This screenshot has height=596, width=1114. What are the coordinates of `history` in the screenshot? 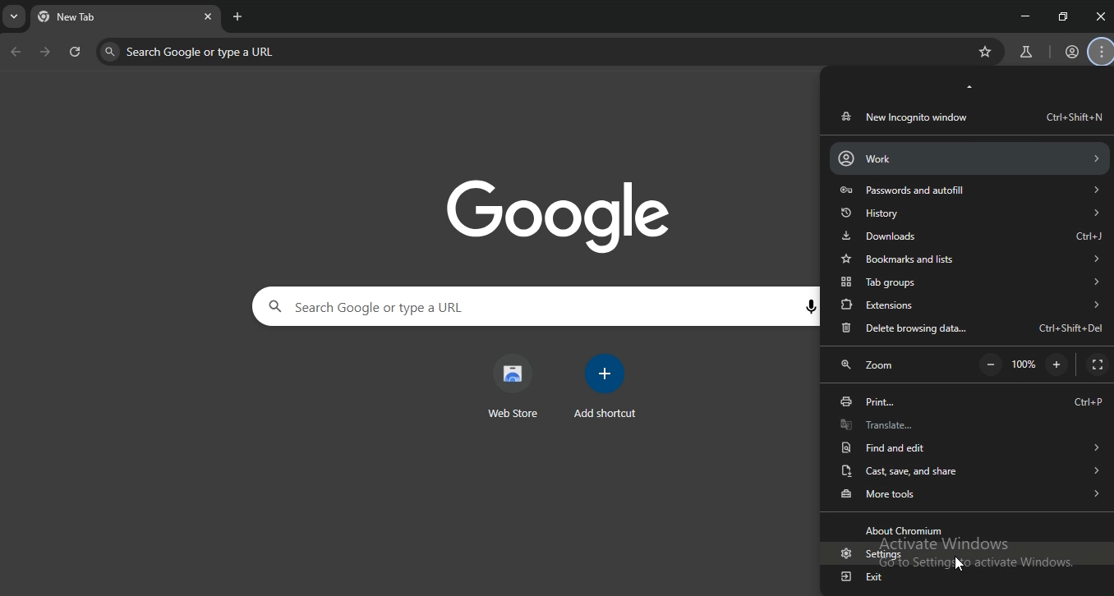 It's located at (969, 212).